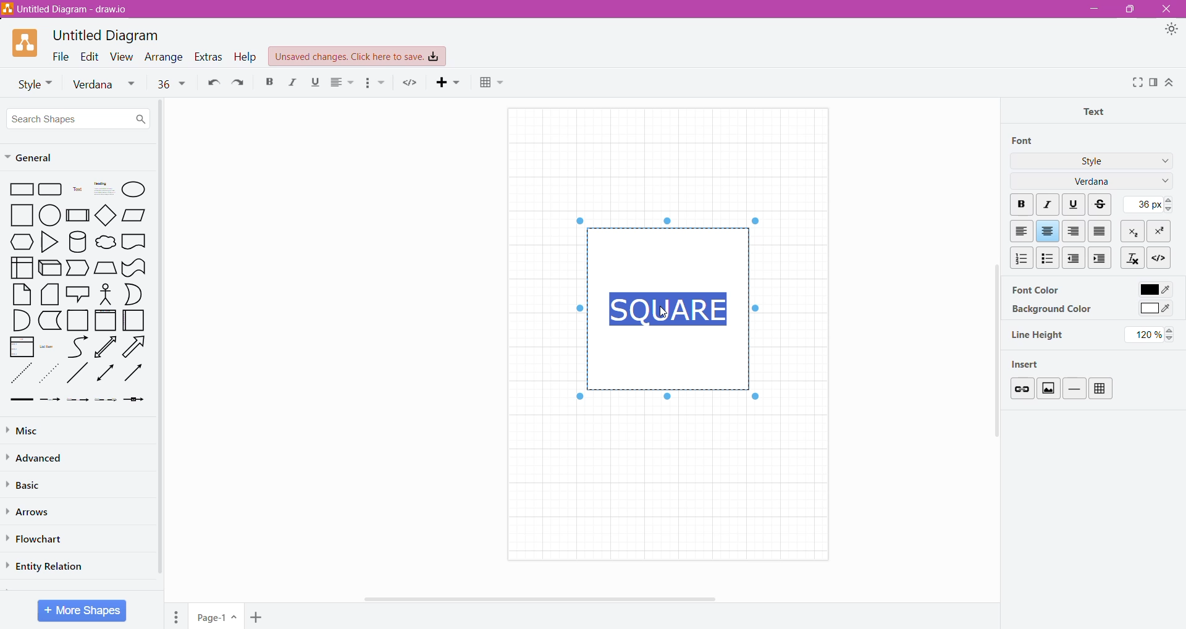 The width and height of the screenshot is (1186, 629). What do you see at coordinates (49, 294) in the screenshot?
I see `Stacked Papers ` at bounding box center [49, 294].